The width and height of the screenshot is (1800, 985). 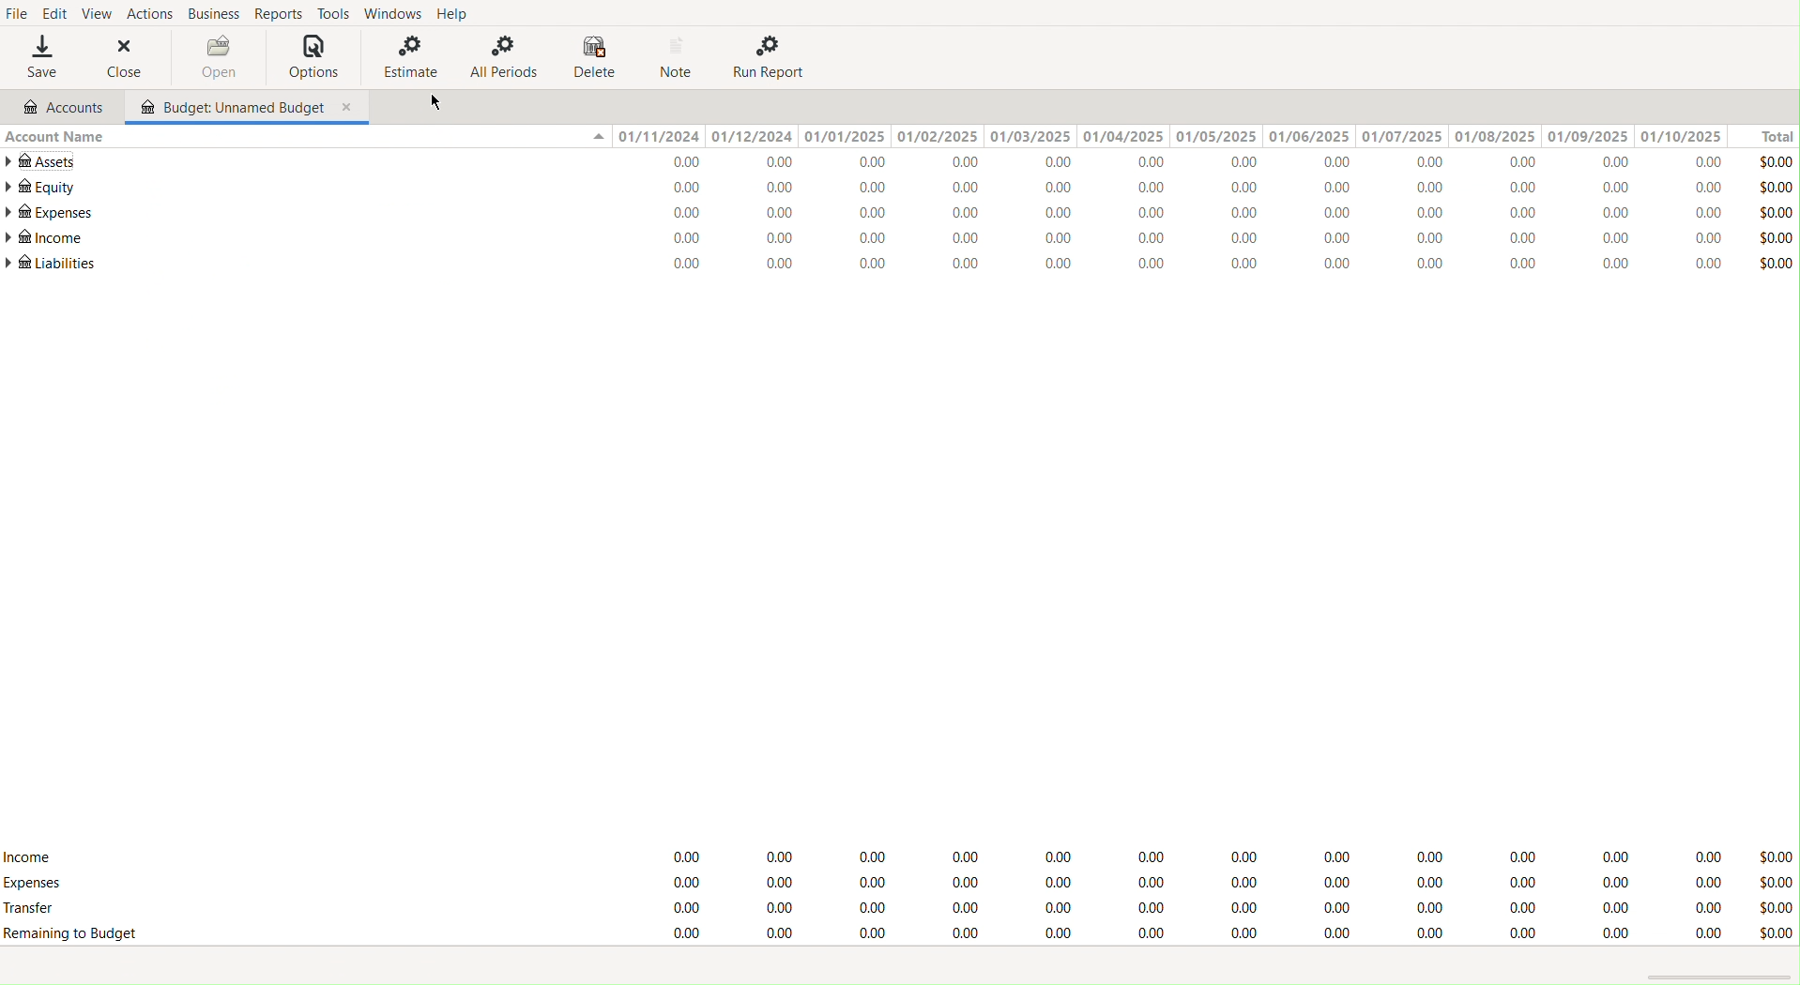 I want to click on Transfer, so click(x=40, y=908).